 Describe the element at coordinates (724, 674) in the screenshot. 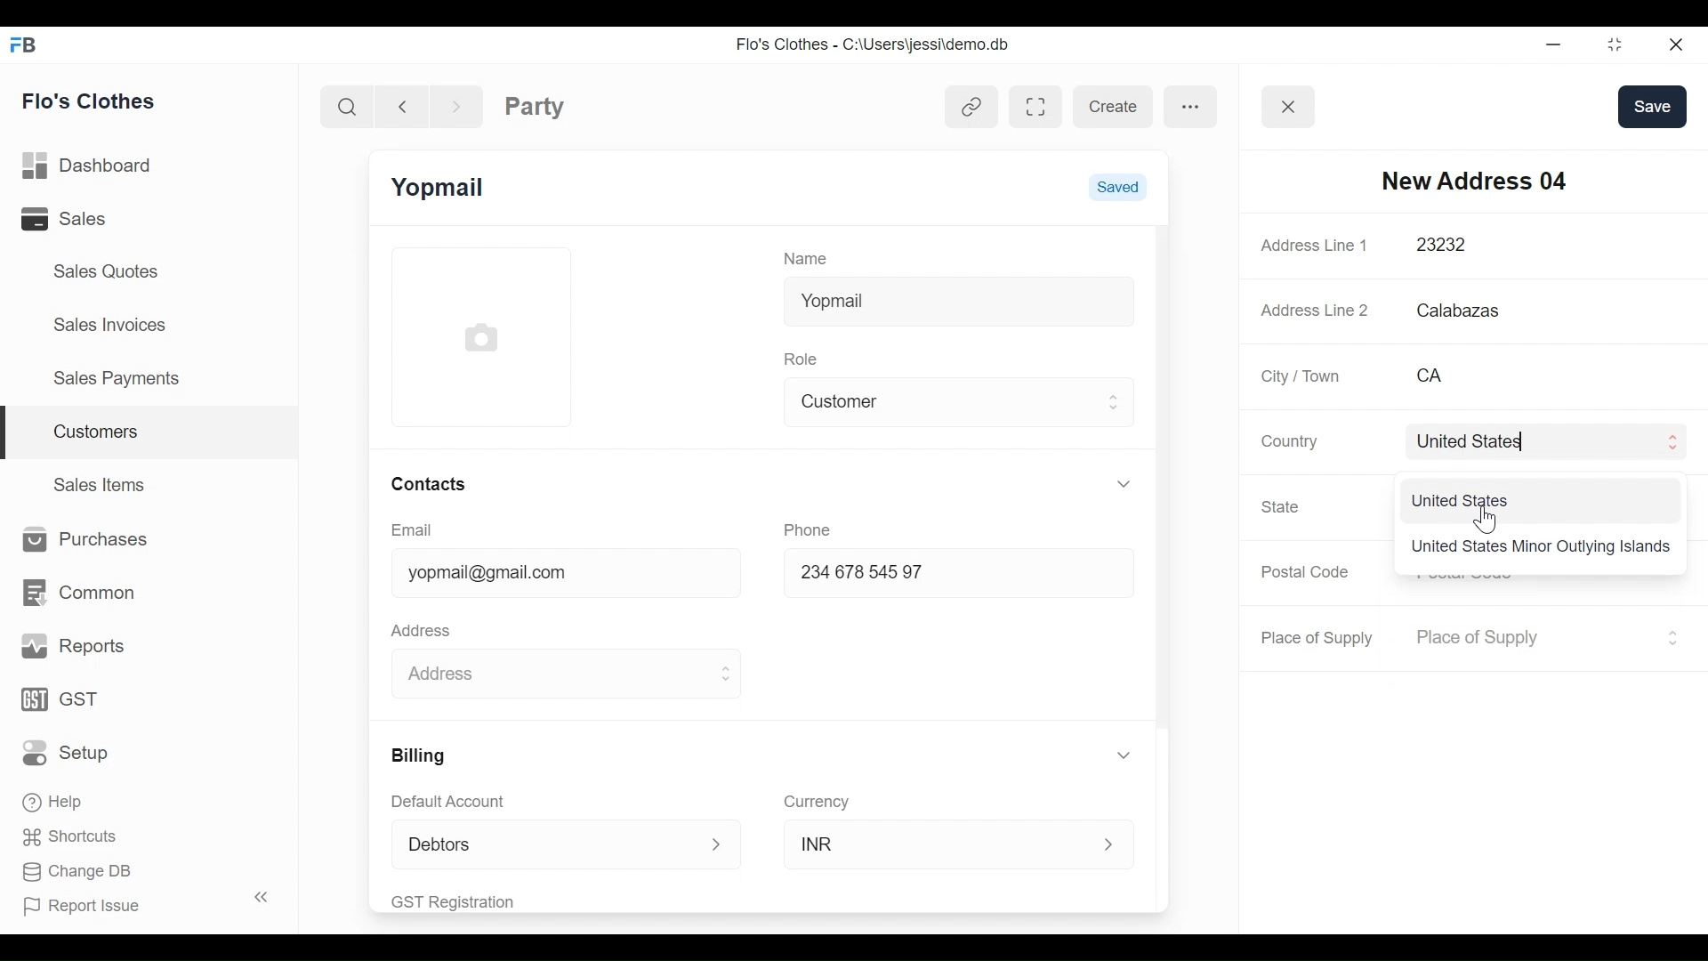

I see `Expand` at that location.